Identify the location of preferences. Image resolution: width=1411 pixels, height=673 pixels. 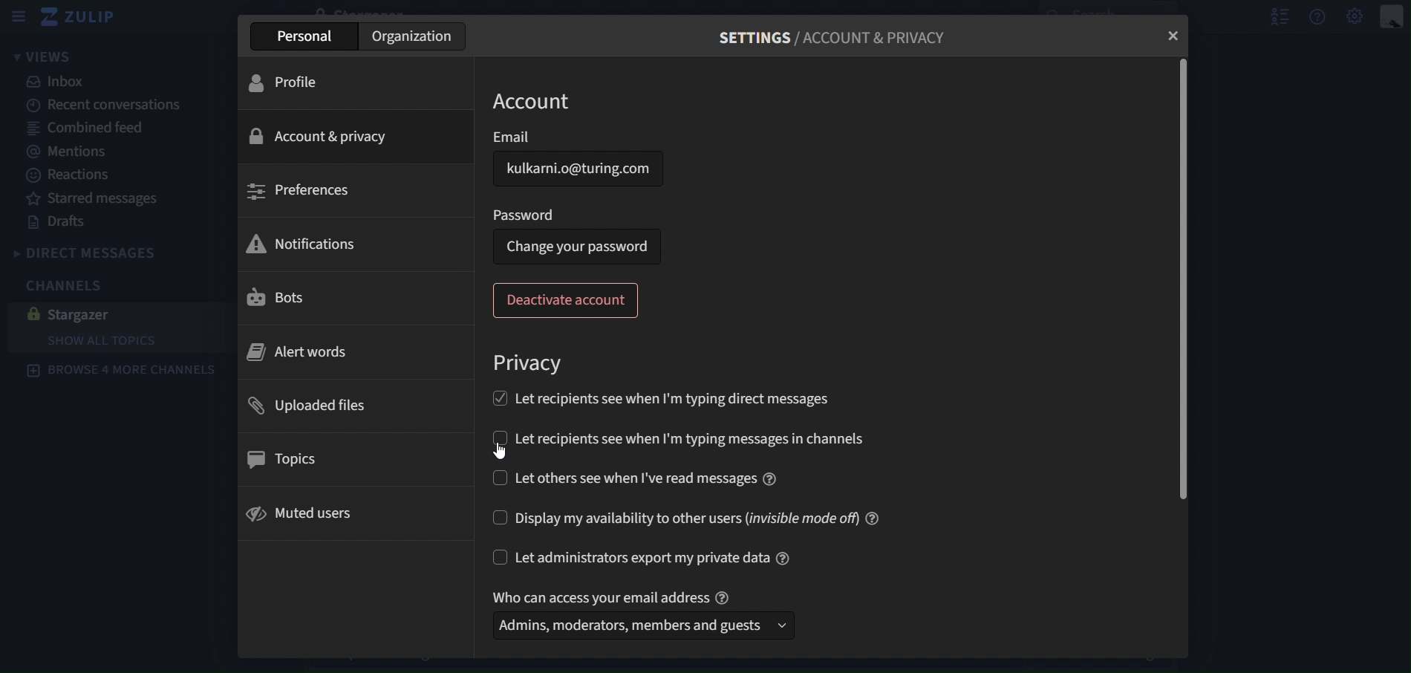
(296, 191).